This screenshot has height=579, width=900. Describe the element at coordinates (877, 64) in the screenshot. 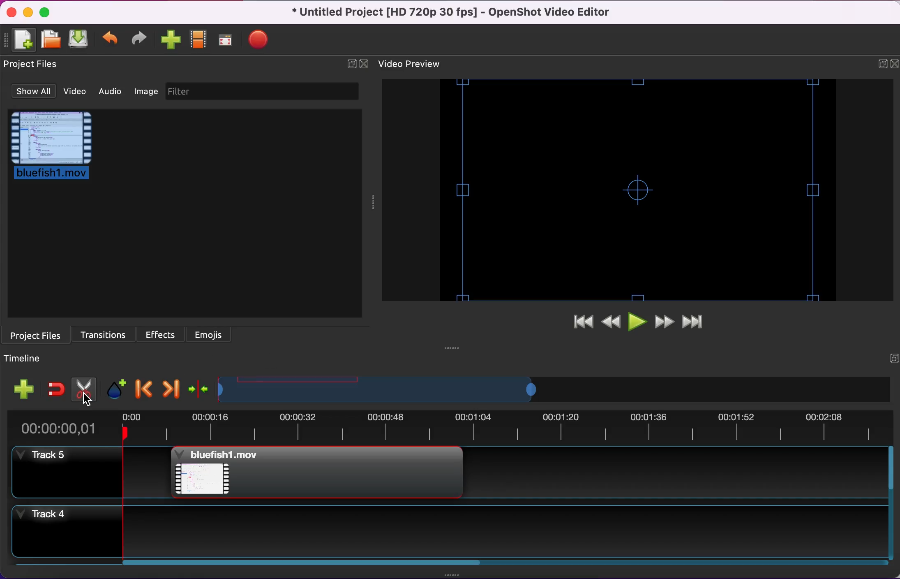

I see `expand/hide` at that location.